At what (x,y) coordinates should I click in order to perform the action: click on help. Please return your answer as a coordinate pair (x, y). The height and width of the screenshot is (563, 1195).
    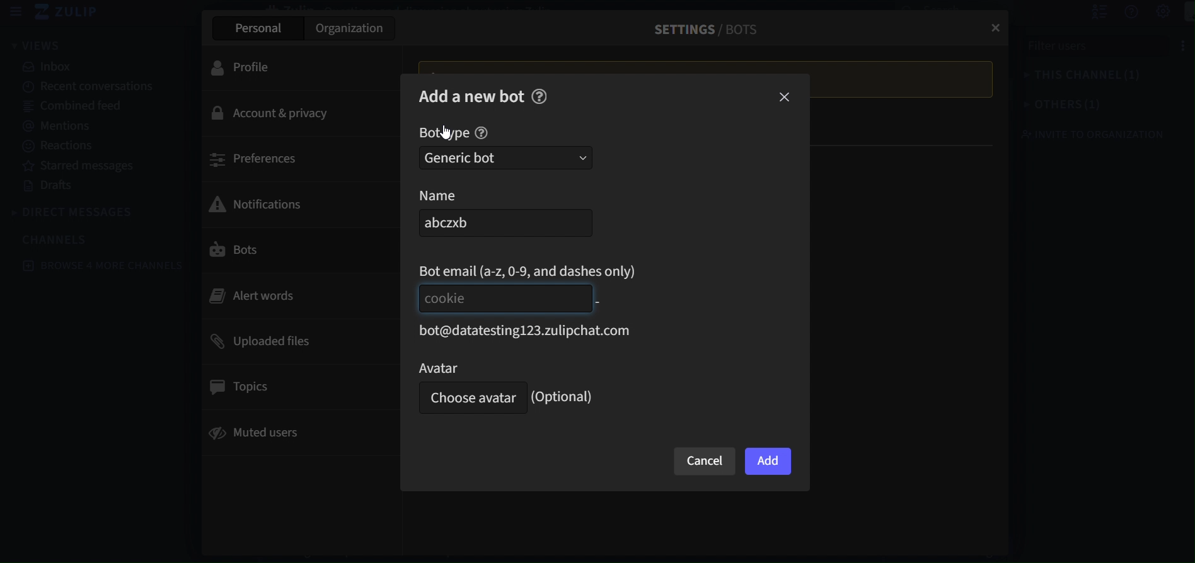
    Looking at the image, I should click on (482, 134).